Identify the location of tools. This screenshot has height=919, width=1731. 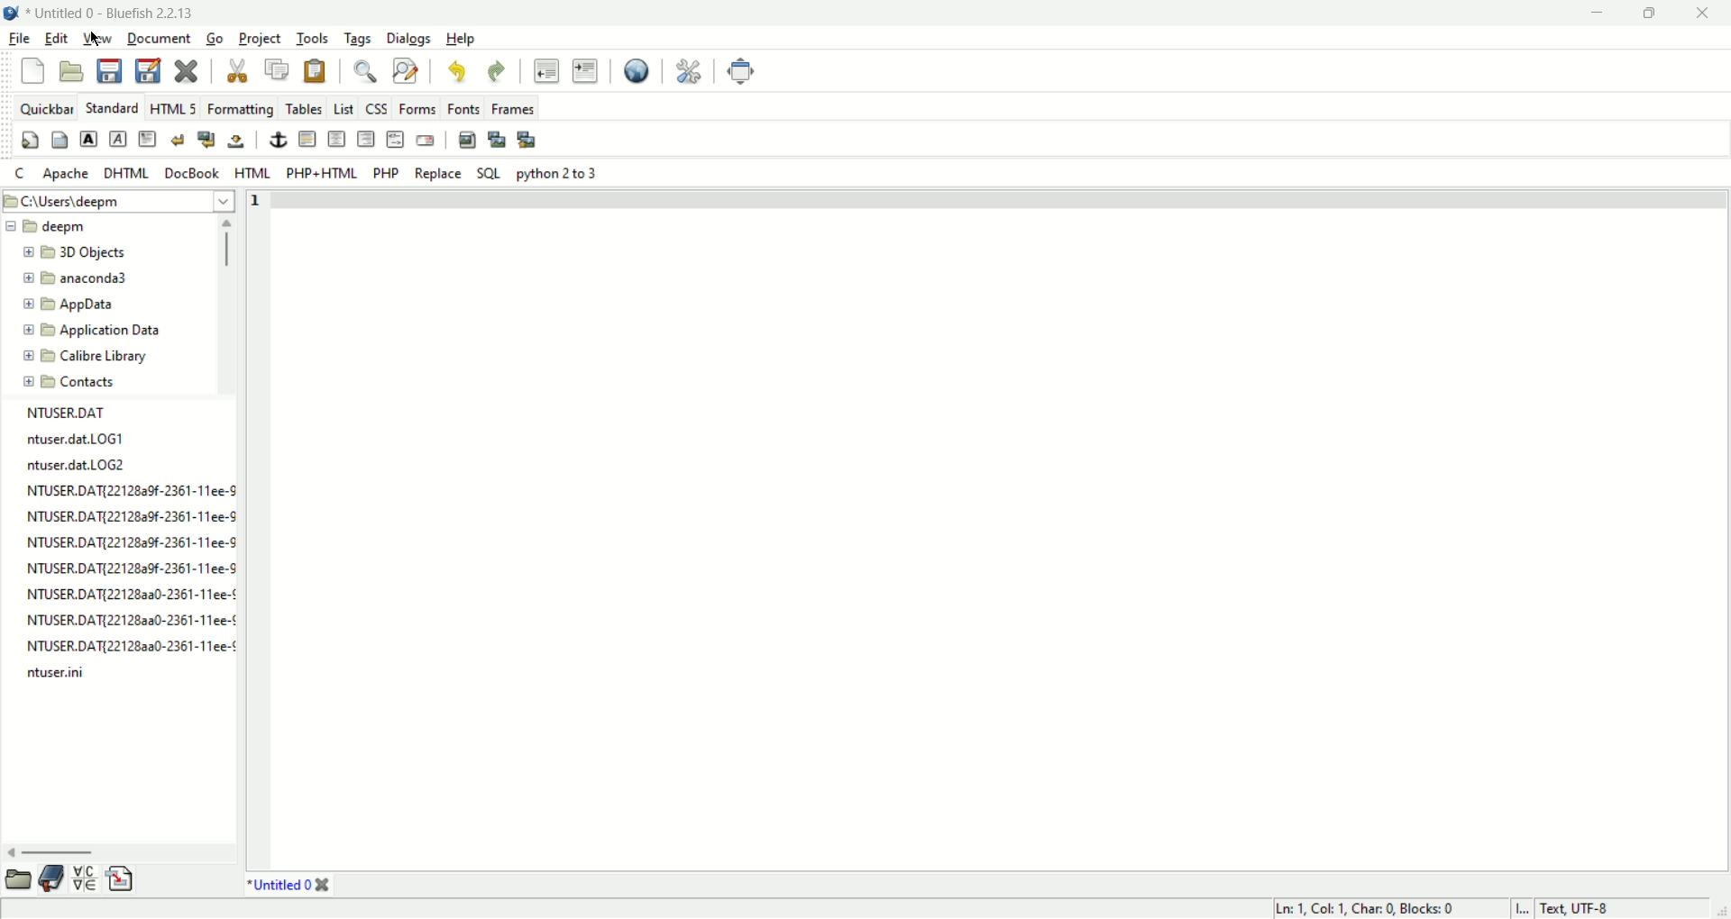
(314, 37).